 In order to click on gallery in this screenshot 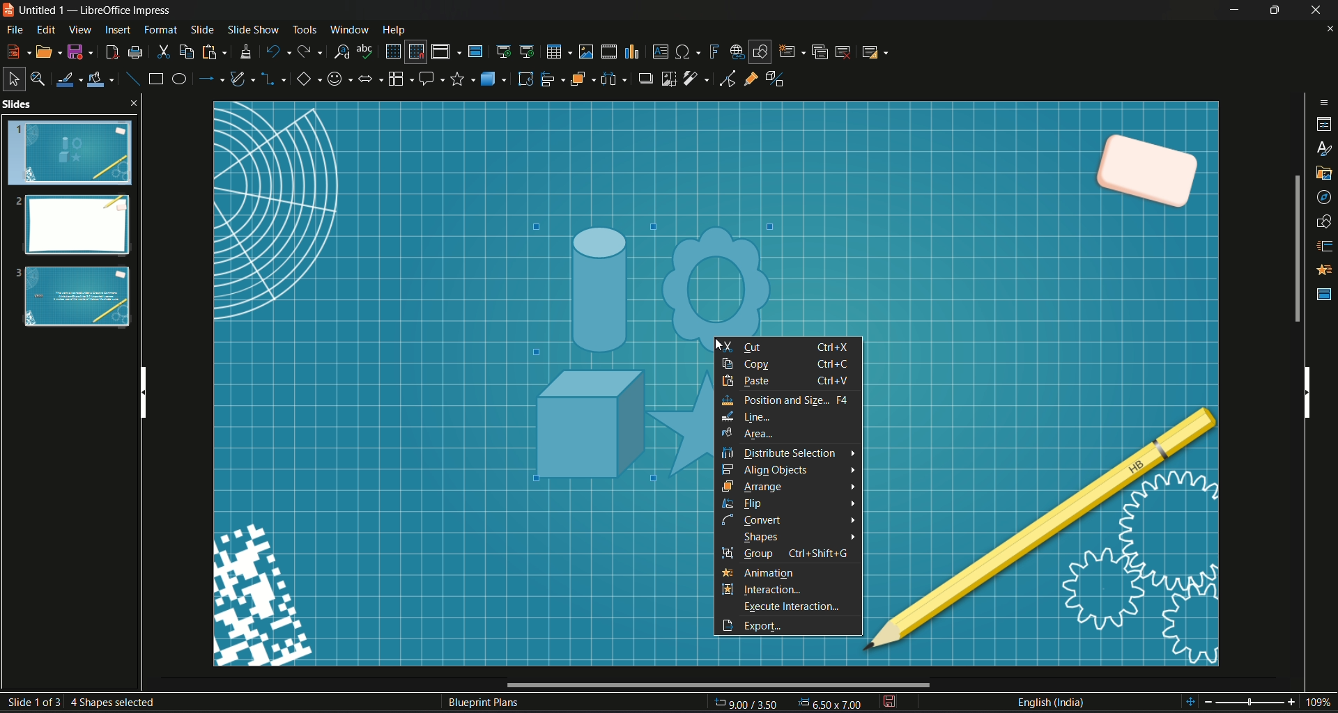, I will do `click(1325, 173)`.